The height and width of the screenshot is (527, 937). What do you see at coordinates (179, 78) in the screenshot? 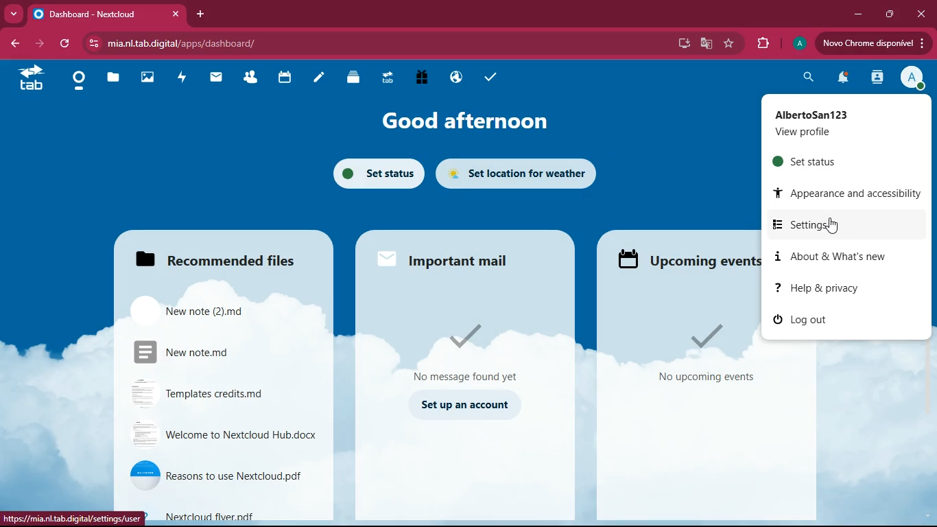
I see `activity` at bounding box center [179, 78].